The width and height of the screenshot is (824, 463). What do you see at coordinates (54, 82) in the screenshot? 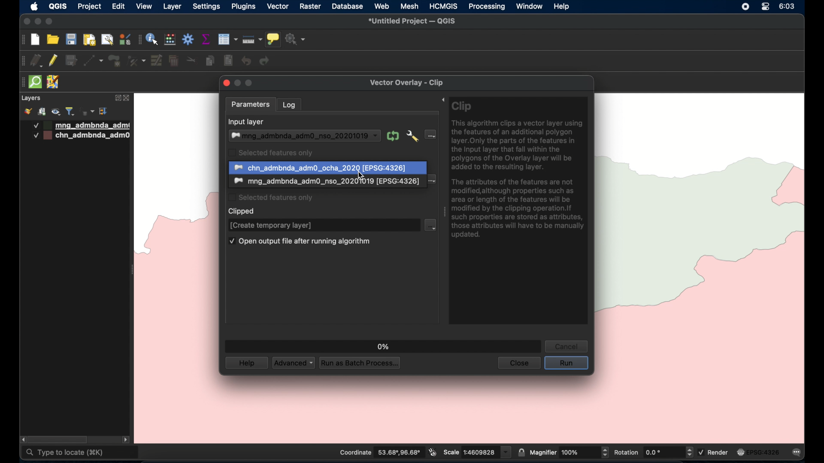
I see `jsom remote` at bounding box center [54, 82].